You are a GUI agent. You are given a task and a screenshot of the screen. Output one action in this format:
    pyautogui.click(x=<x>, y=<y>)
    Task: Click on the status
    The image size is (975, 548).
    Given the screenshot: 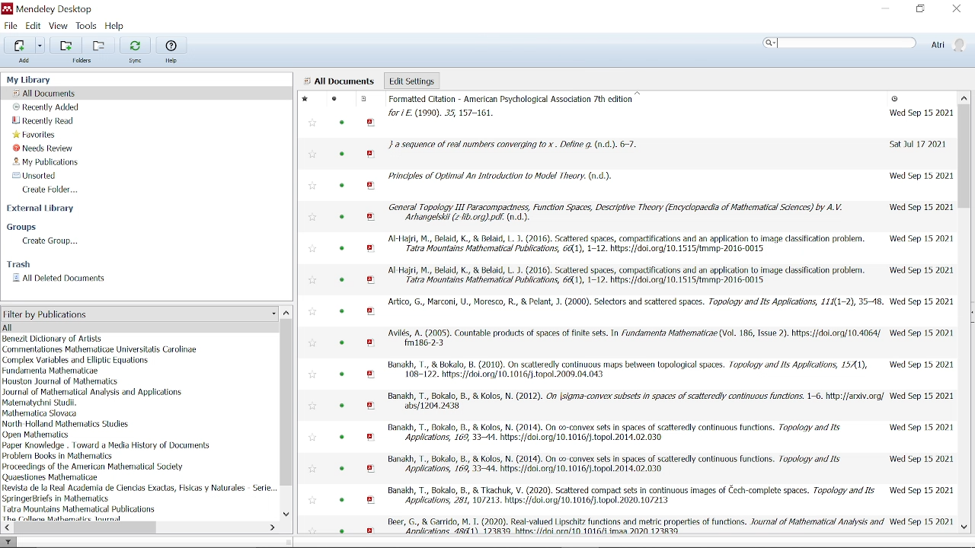 What is the action you would take?
    pyautogui.click(x=344, y=438)
    